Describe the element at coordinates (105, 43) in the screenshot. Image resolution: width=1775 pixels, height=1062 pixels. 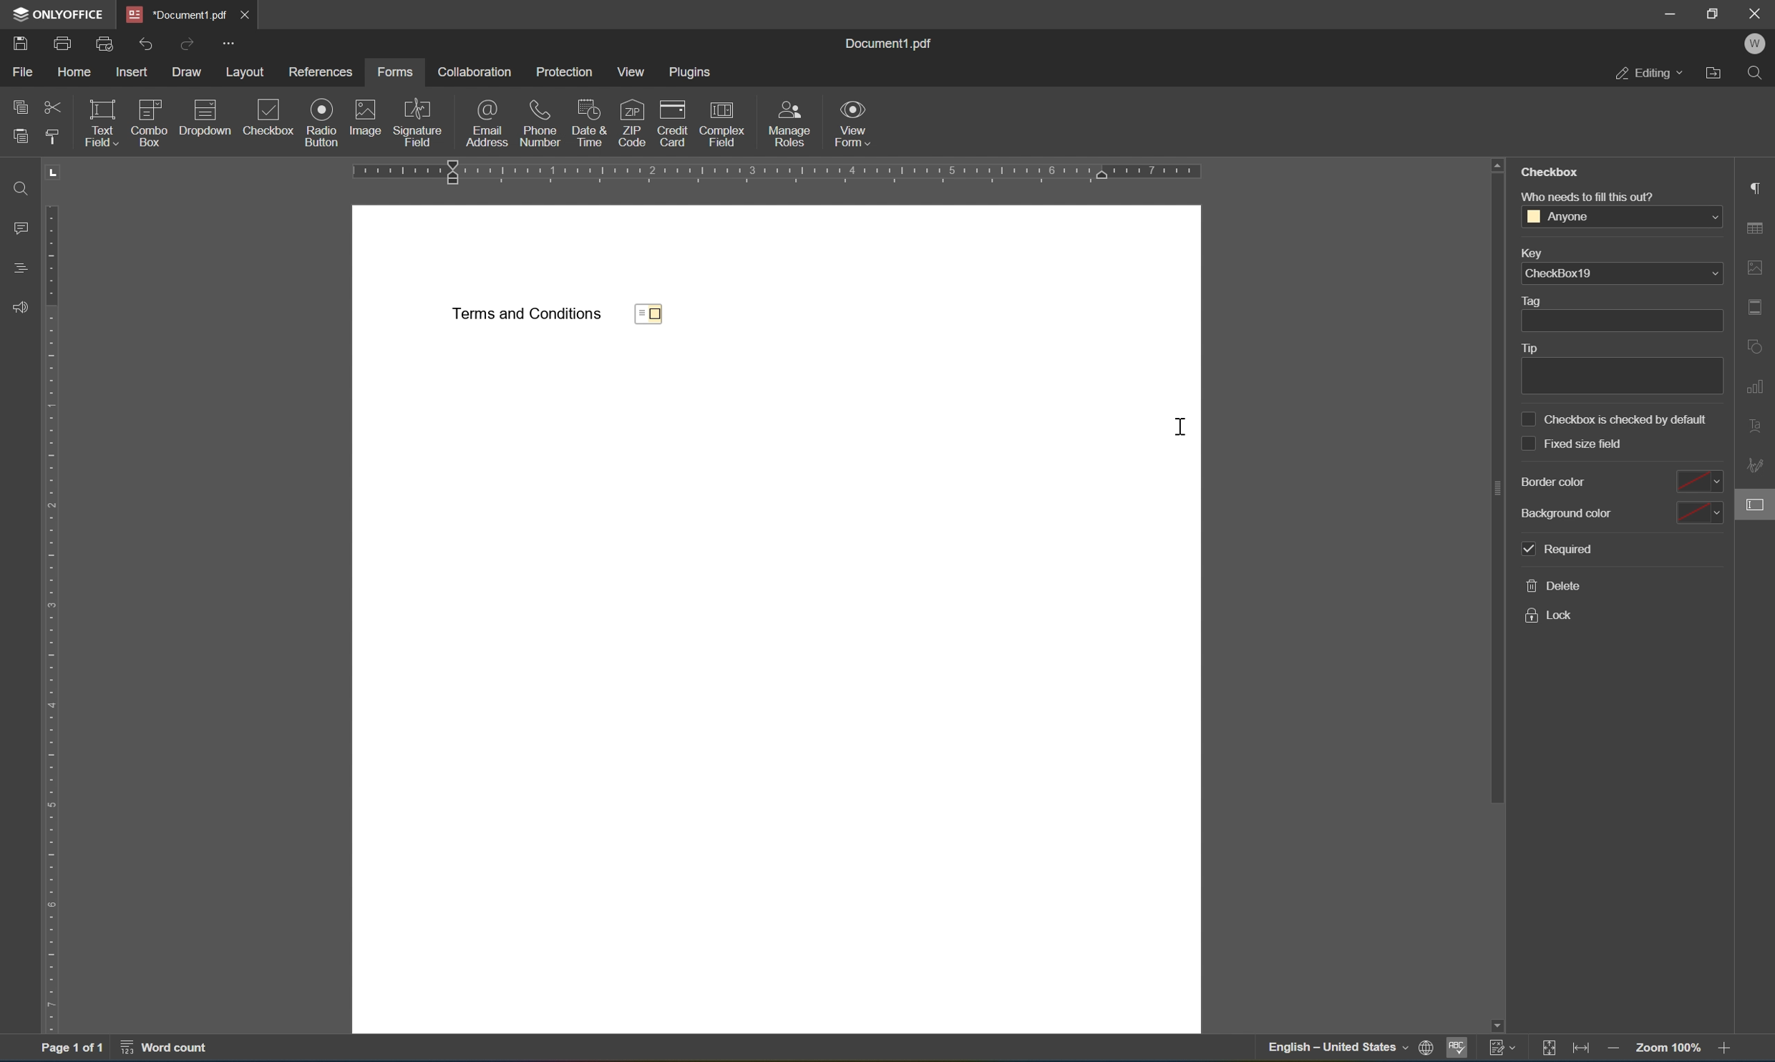
I see `quick print` at that location.